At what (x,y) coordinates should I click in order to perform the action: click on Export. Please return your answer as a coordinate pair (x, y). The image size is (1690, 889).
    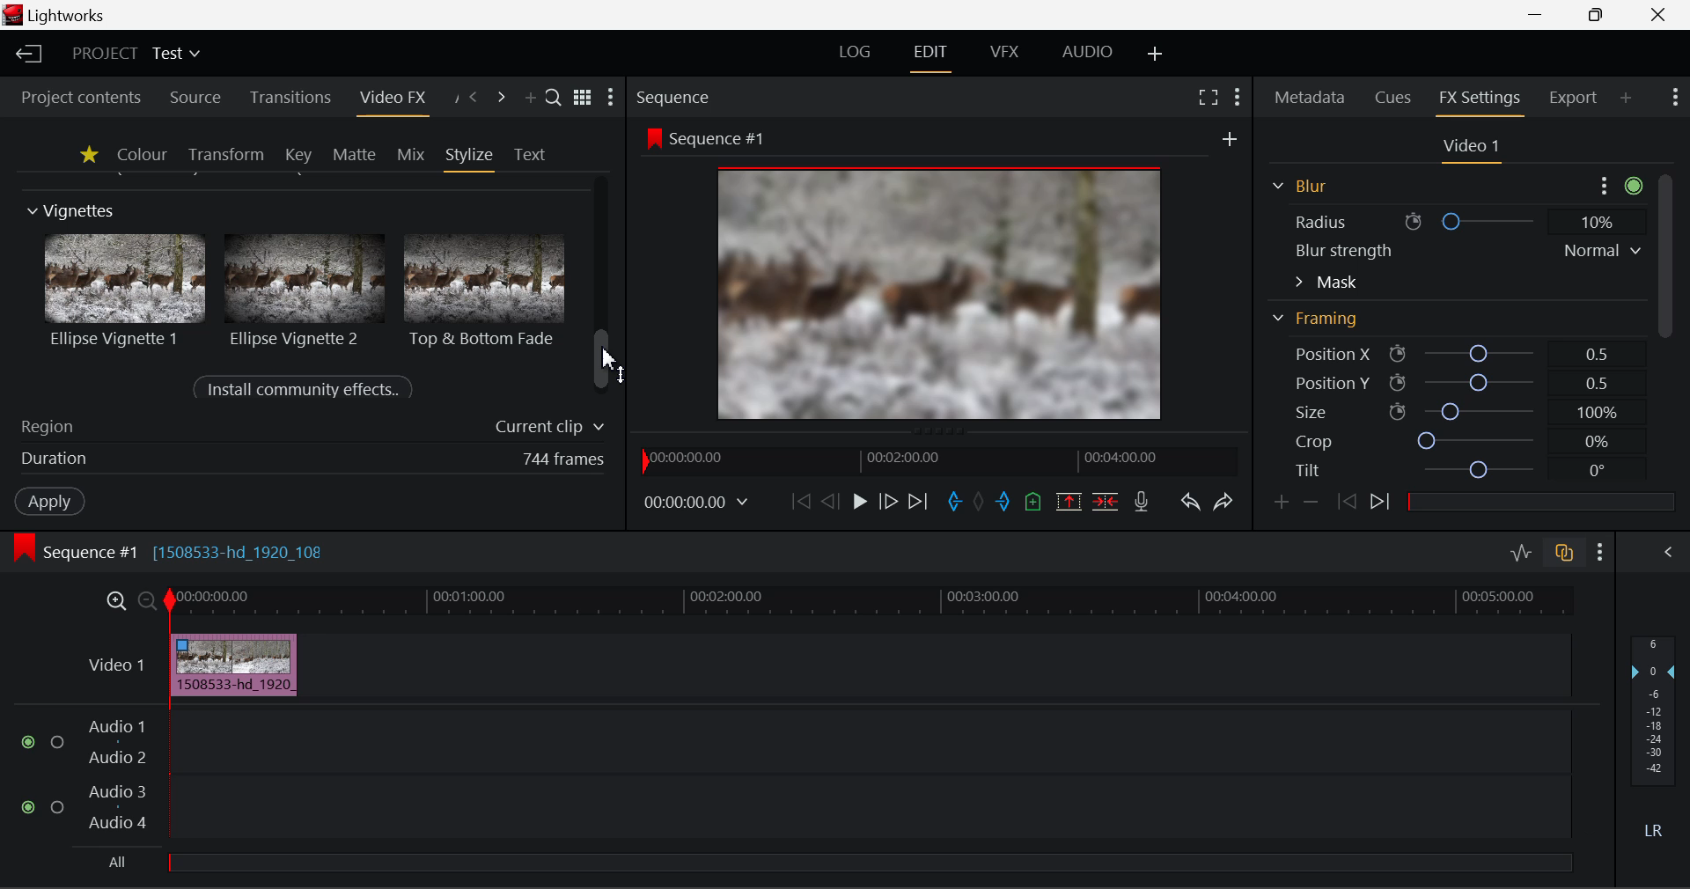
    Looking at the image, I should click on (1573, 94).